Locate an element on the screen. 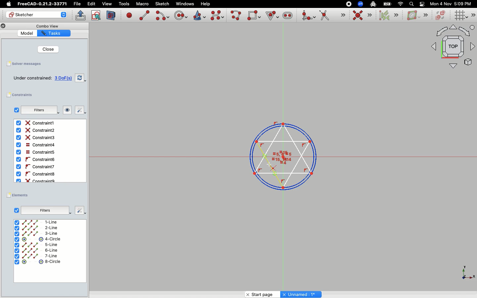 The width and height of the screenshot is (477, 298). Mon 4 Nov 5:09 PM is located at coordinates (451, 4).